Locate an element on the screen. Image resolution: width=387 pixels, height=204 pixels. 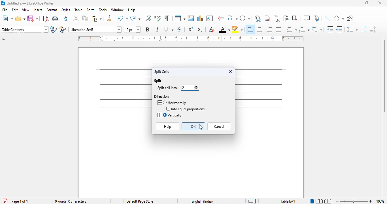
styles is located at coordinates (66, 10).